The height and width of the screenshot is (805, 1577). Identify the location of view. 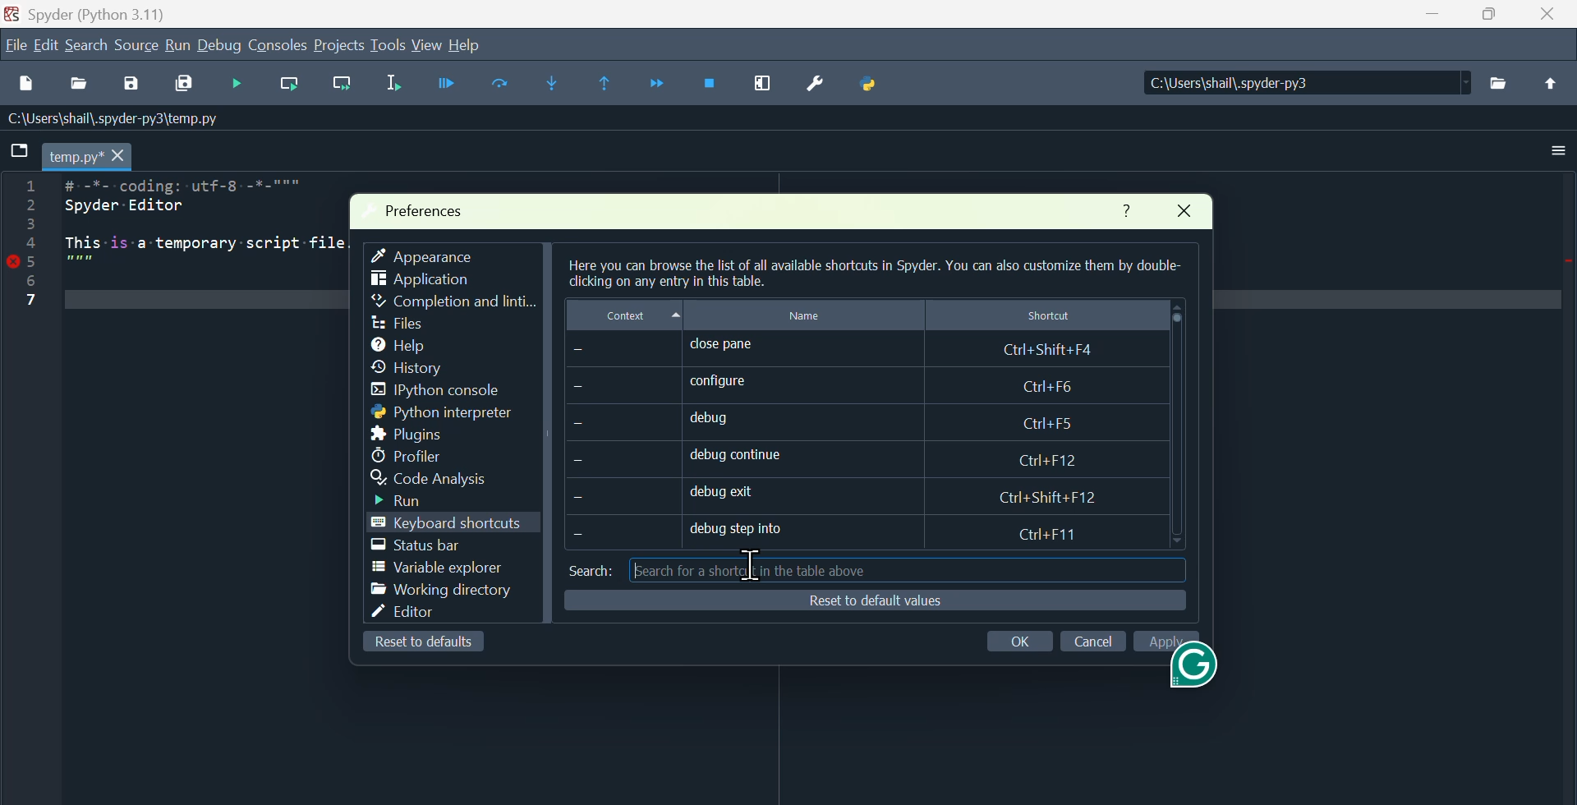
(426, 44).